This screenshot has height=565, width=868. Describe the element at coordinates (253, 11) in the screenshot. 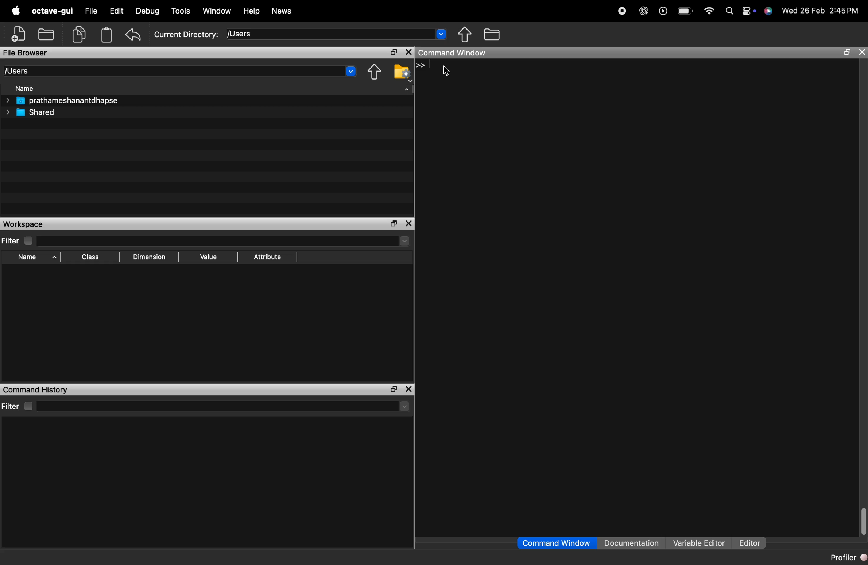

I see `Help` at that location.